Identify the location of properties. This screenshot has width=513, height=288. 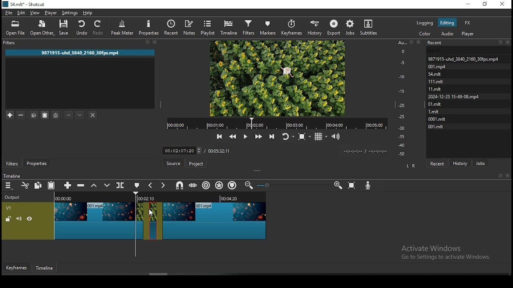
(149, 27).